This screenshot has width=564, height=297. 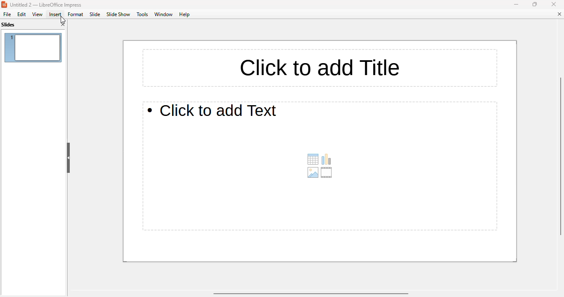 What do you see at coordinates (63, 24) in the screenshot?
I see `close pane` at bounding box center [63, 24].